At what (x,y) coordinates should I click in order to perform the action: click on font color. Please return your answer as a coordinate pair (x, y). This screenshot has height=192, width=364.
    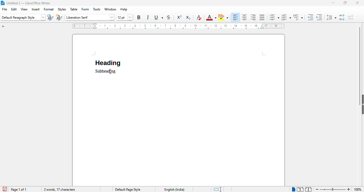
    Looking at the image, I should click on (211, 18).